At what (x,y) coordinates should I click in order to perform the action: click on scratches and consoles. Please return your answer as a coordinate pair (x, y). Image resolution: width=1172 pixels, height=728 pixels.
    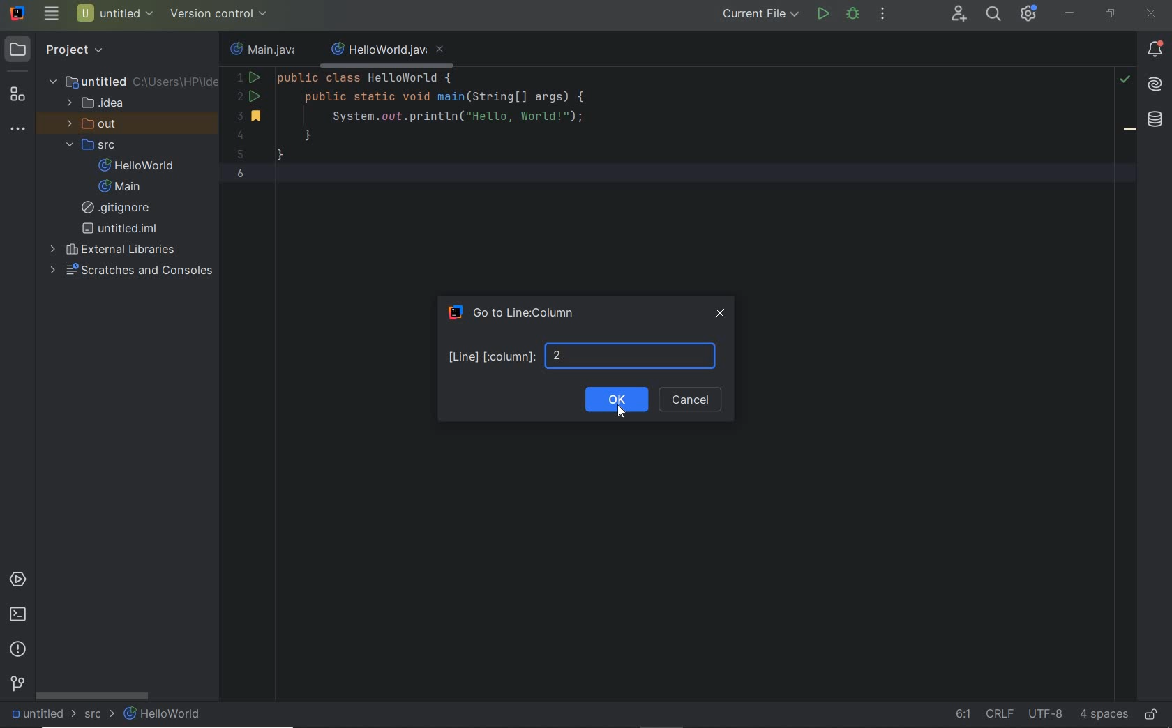
    Looking at the image, I should click on (132, 271).